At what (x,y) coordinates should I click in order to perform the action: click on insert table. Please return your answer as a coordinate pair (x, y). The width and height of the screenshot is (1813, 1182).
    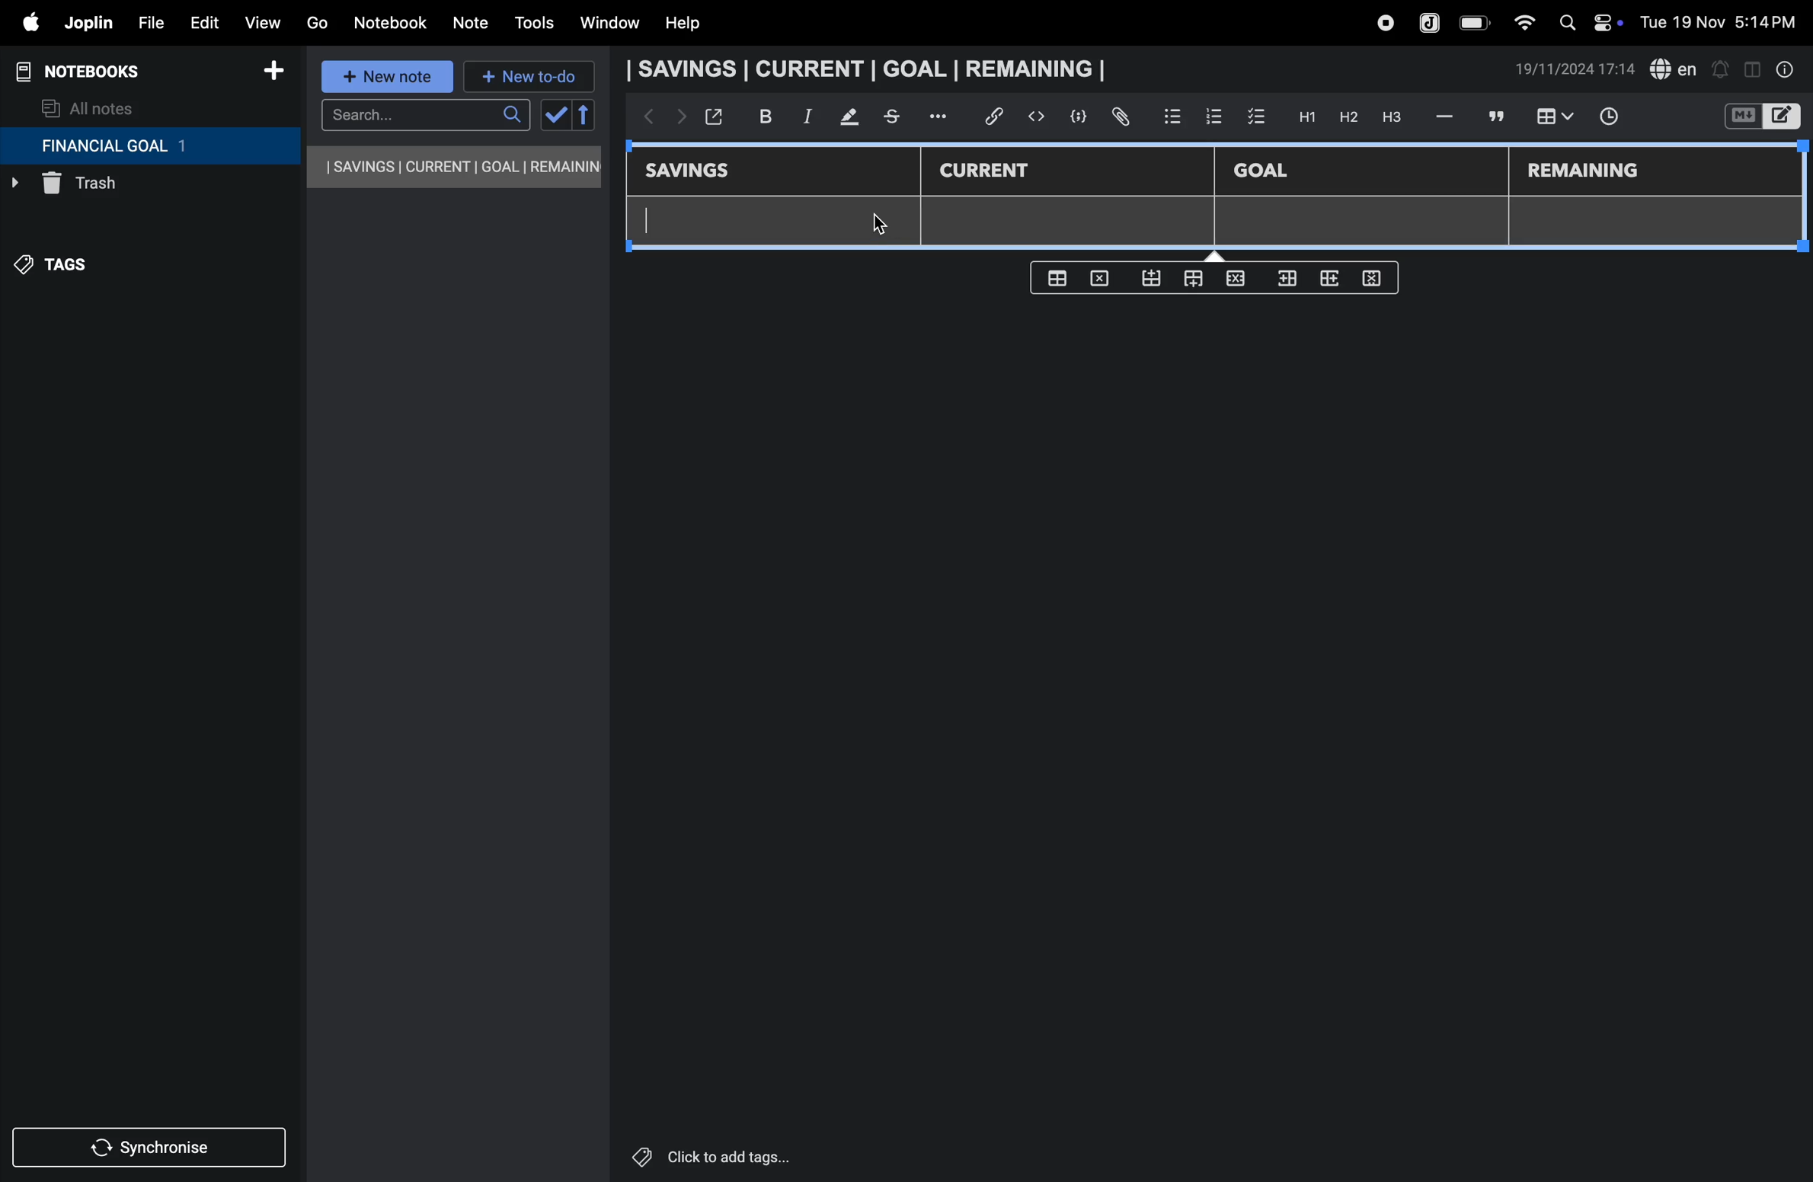
    Looking at the image, I should click on (1552, 118).